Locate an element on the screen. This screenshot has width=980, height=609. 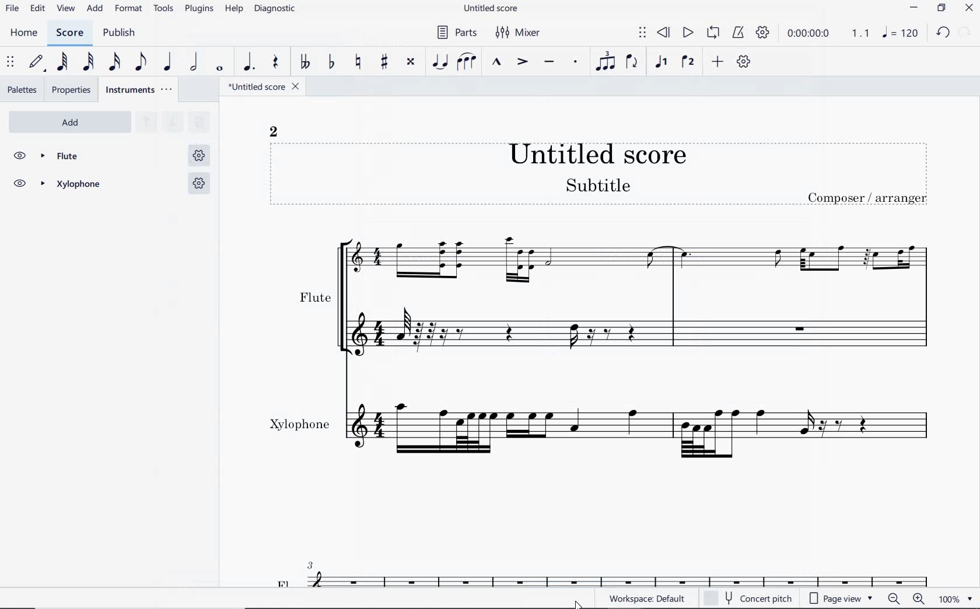
REWIND is located at coordinates (664, 33).